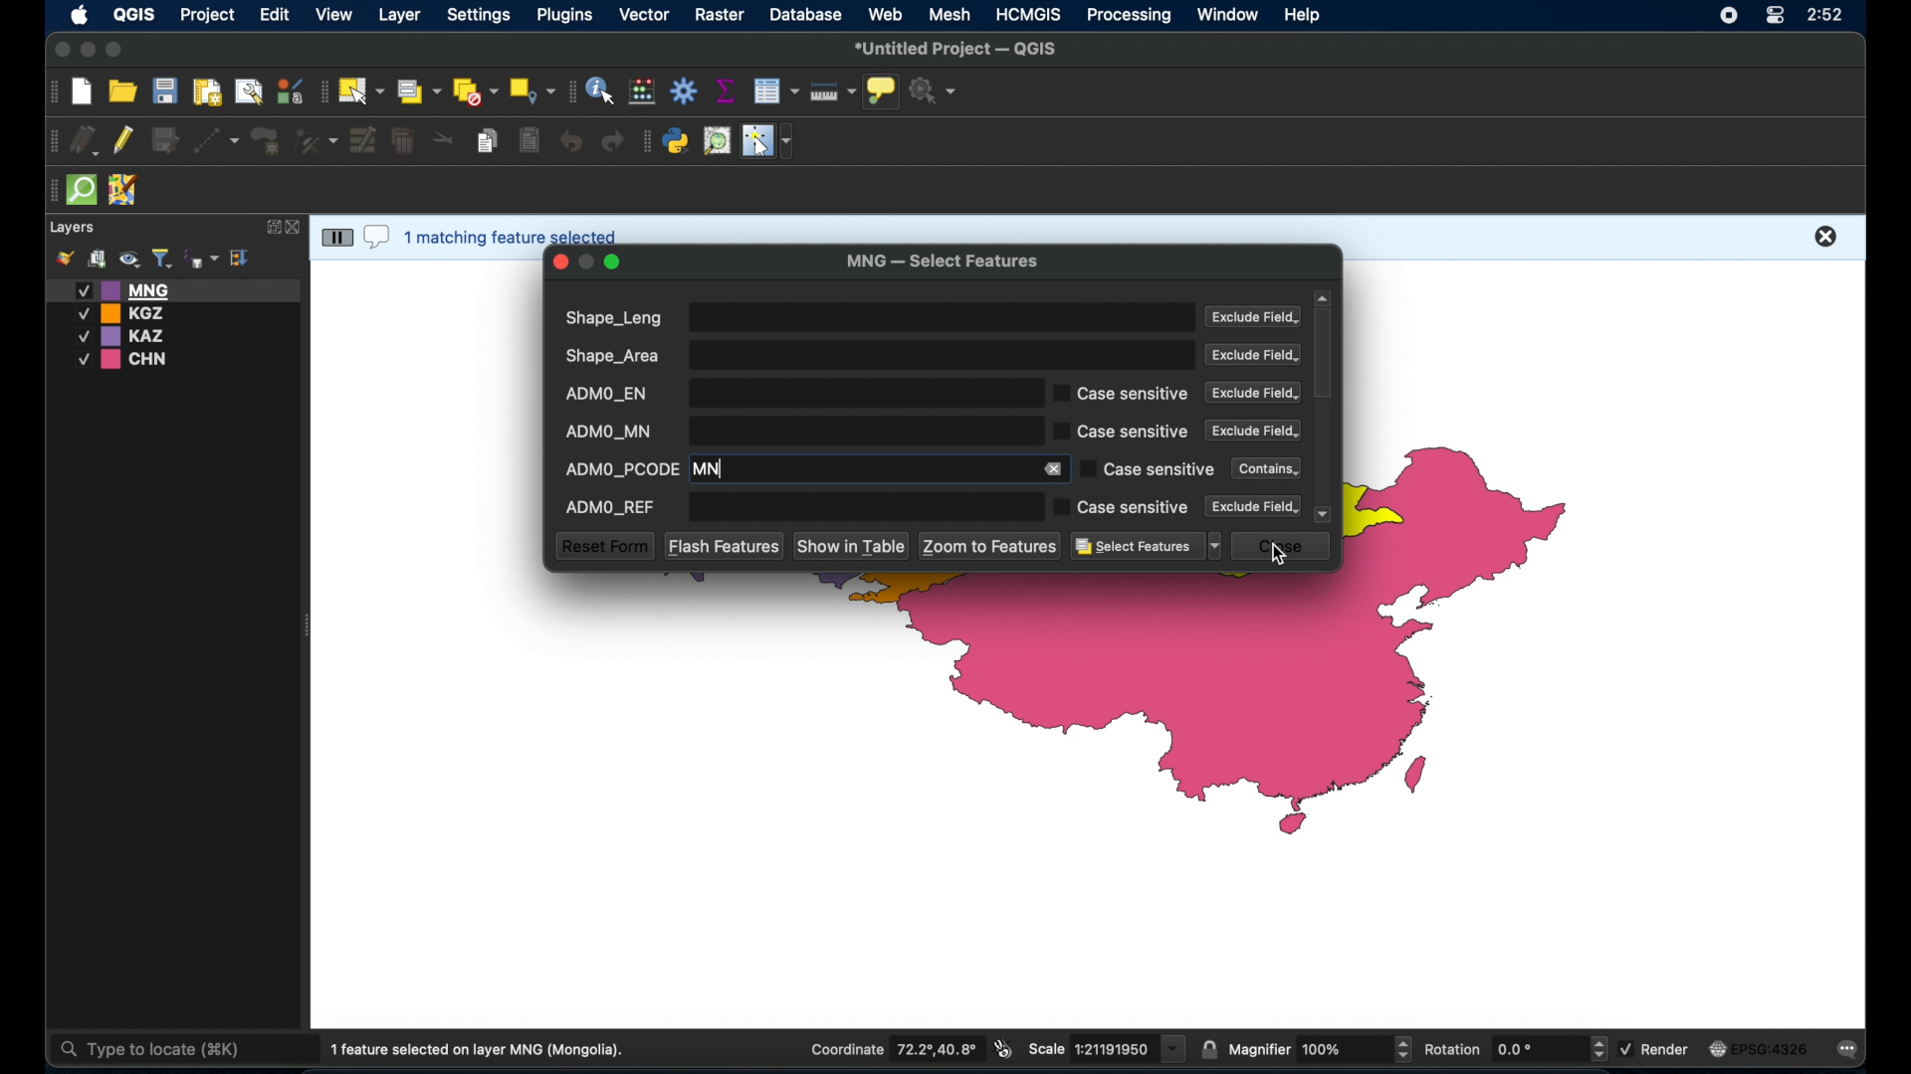 The width and height of the screenshot is (1911, 1074). I want to click on MN, so click(860, 468).